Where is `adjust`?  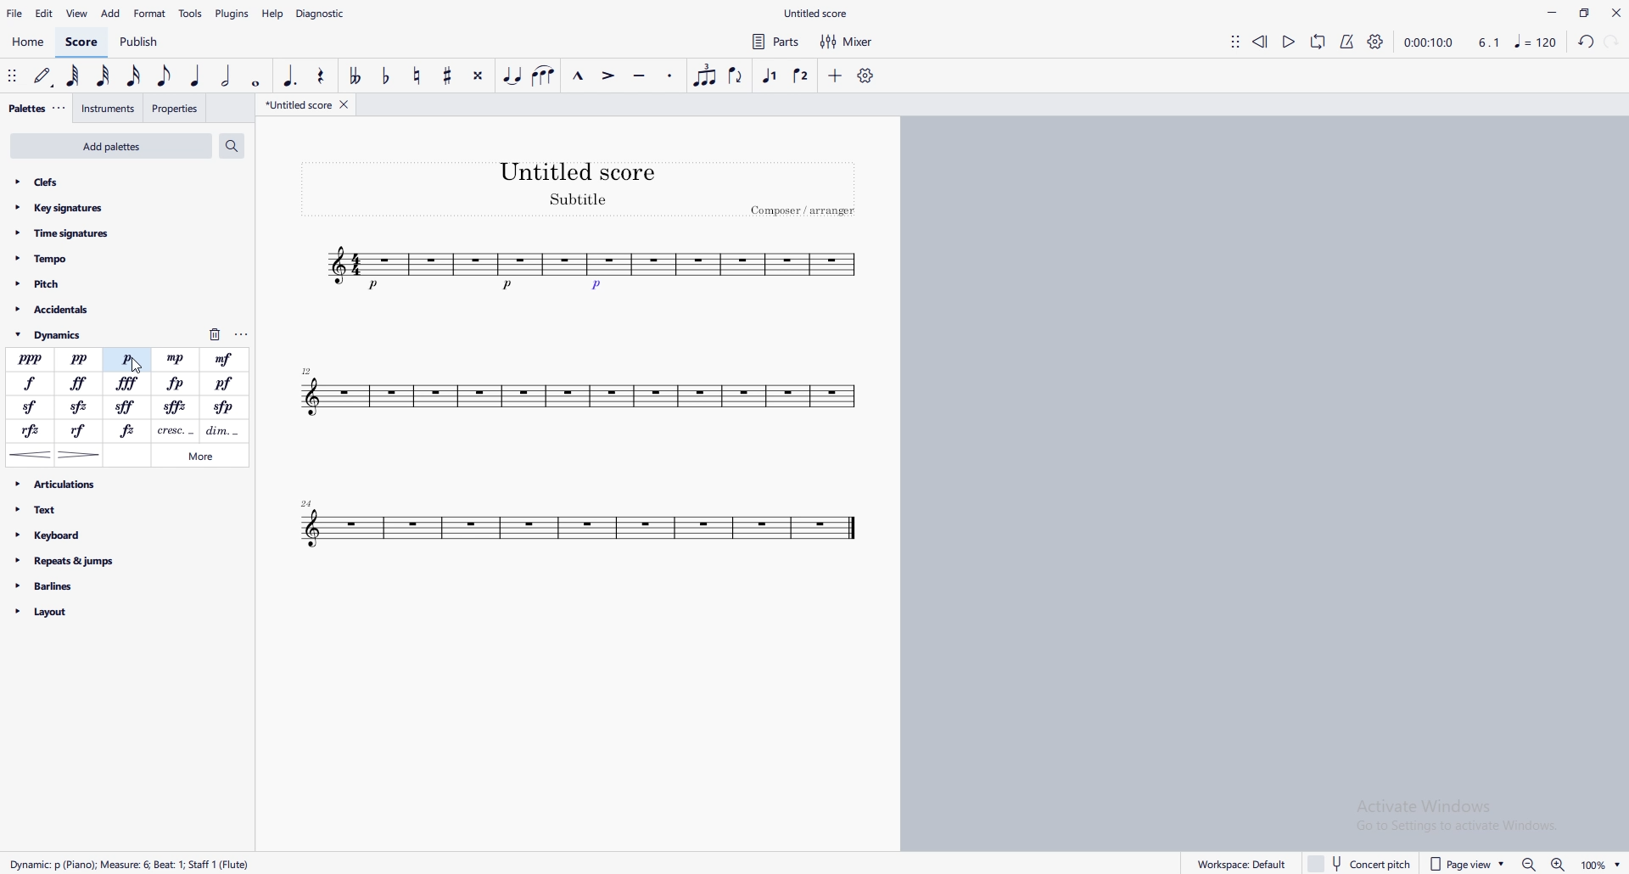
adjust is located at coordinates (63, 107).